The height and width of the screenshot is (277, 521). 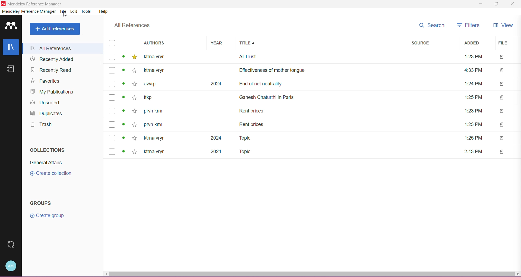 What do you see at coordinates (12, 70) in the screenshot?
I see `Notes` at bounding box center [12, 70].